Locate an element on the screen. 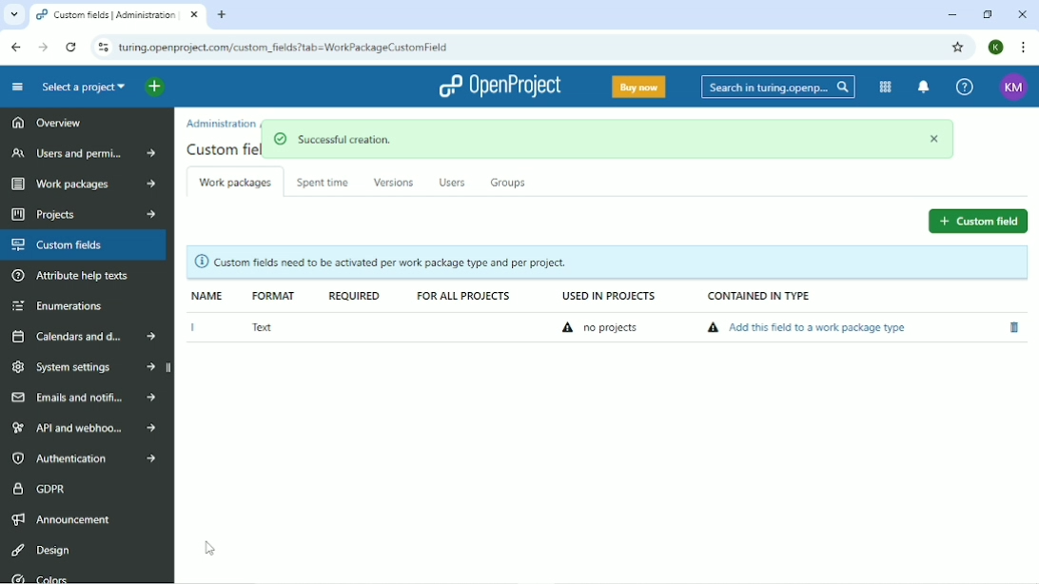  New tab is located at coordinates (224, 15).